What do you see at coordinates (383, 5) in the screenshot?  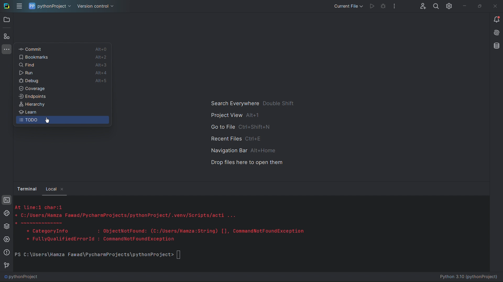 I see `Debug` at bounding box center [383, 5].